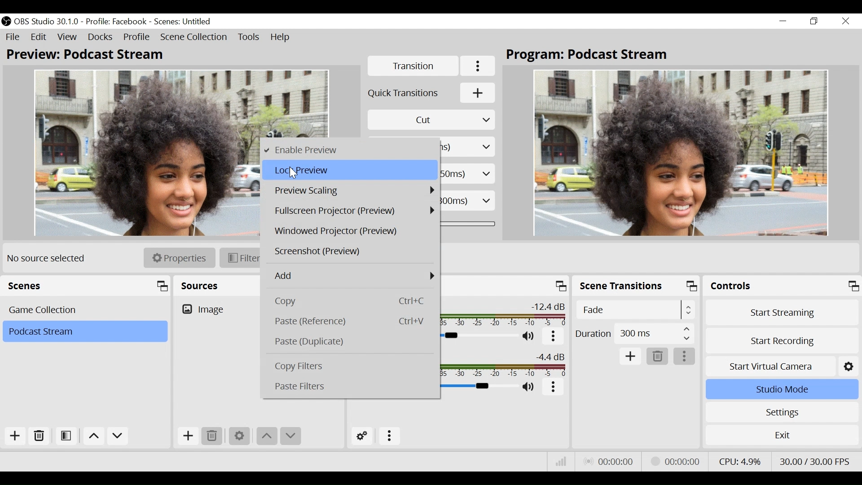  Describe the element at coordinates (553, 336) in the screenshot. I see `more options` at that location.